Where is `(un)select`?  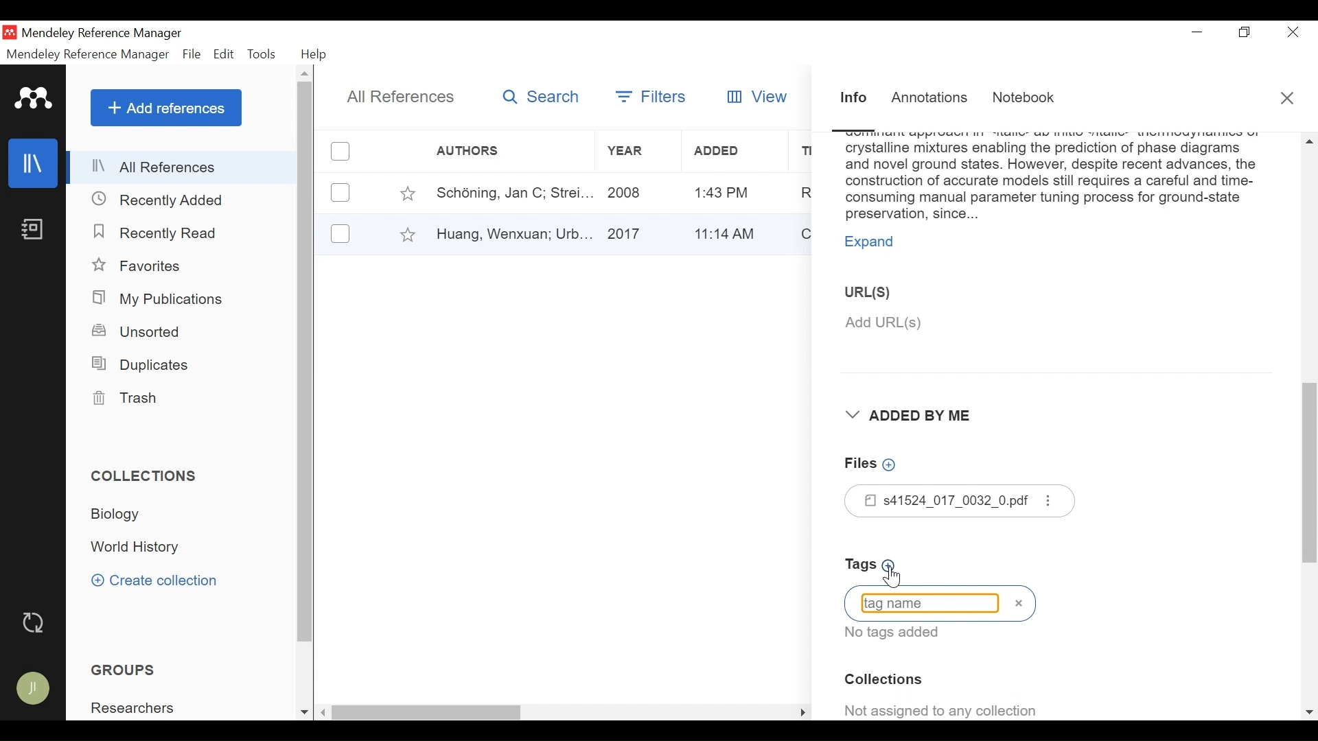 (un)select is located at coordinates (340, 193).